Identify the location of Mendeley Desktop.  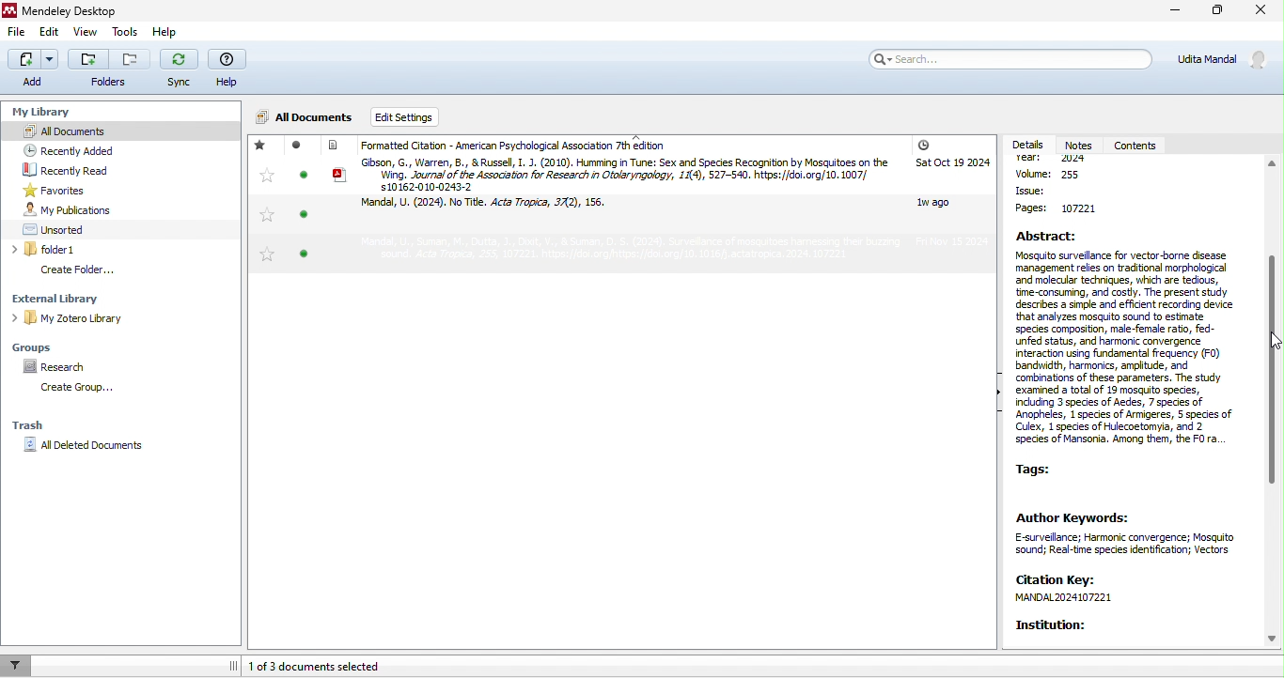
(64, 11).